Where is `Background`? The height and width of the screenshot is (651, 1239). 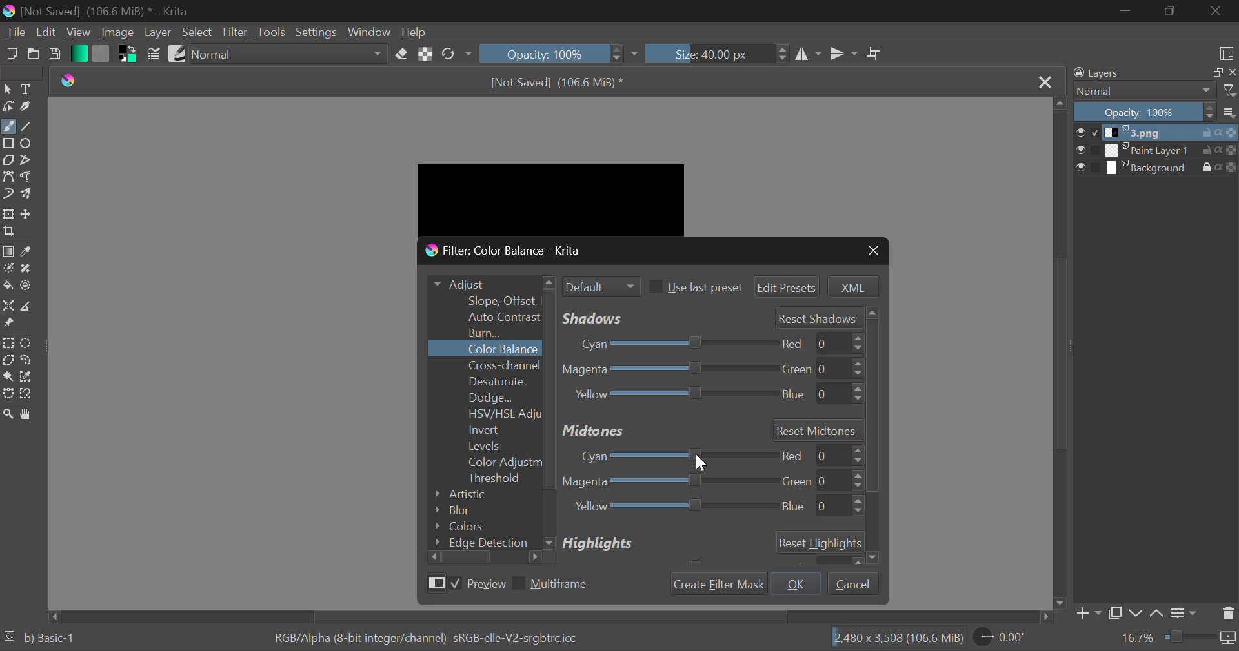
Background is located at coordinates (1156, 170).